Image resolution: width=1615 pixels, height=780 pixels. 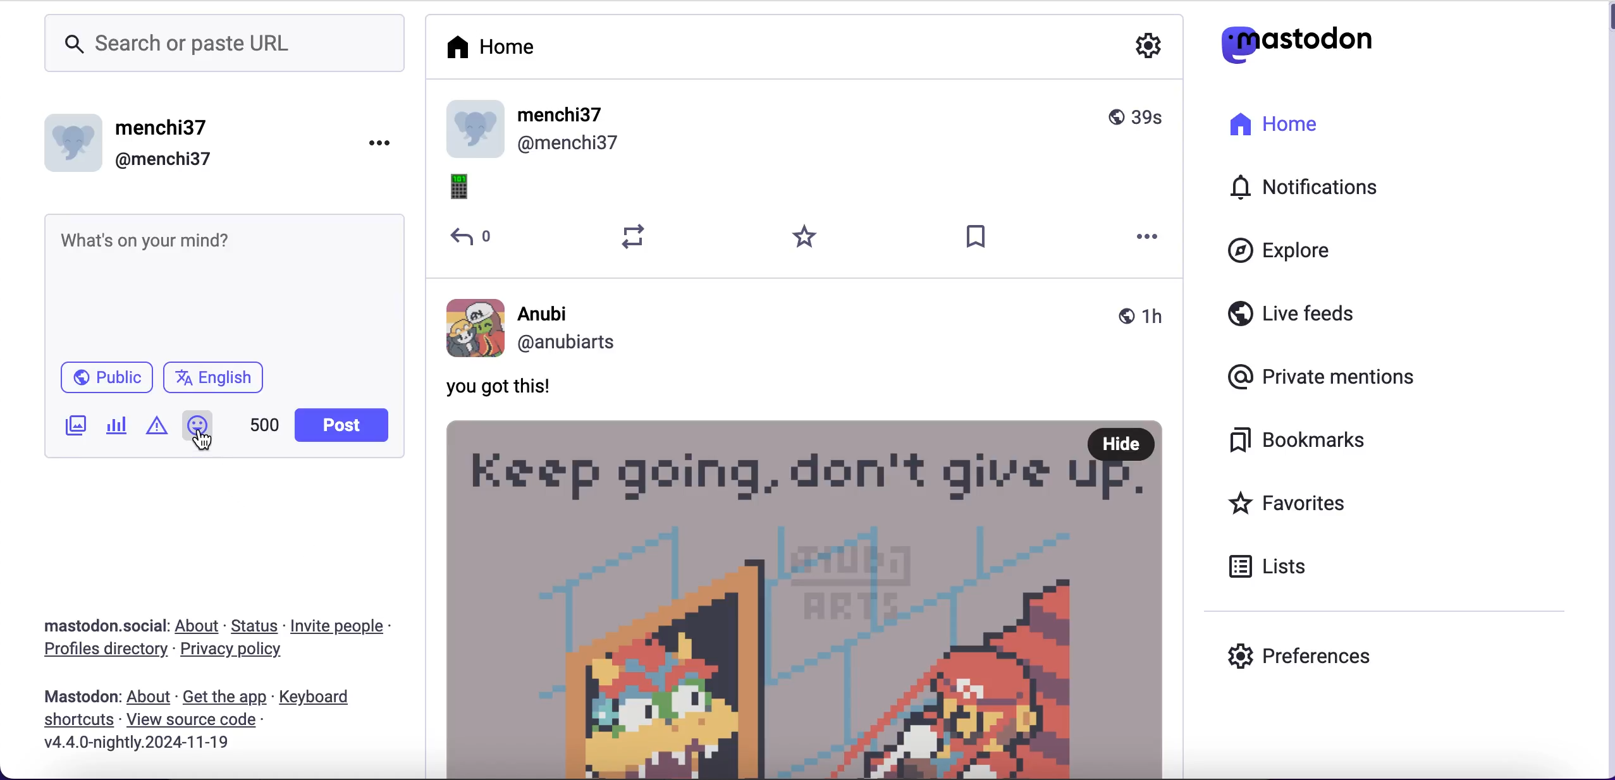 I want to click on options, so click(x=379, y=143).